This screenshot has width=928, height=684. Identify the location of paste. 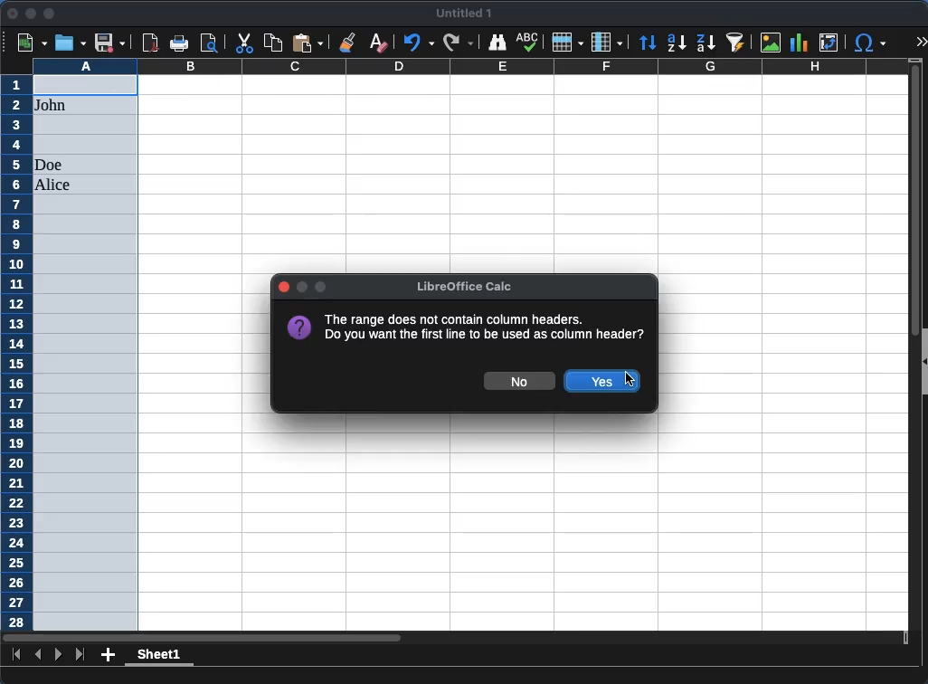
(308, 43).